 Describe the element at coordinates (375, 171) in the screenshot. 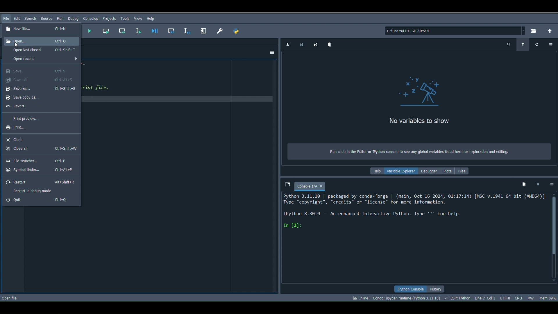

I see `Help` at that location.